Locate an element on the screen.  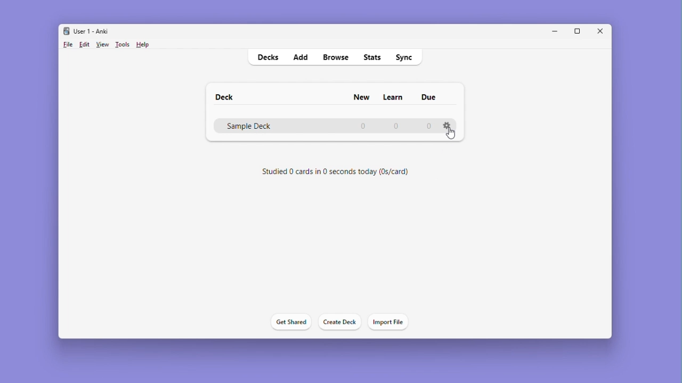
deck is located at coordinates (226, 96).